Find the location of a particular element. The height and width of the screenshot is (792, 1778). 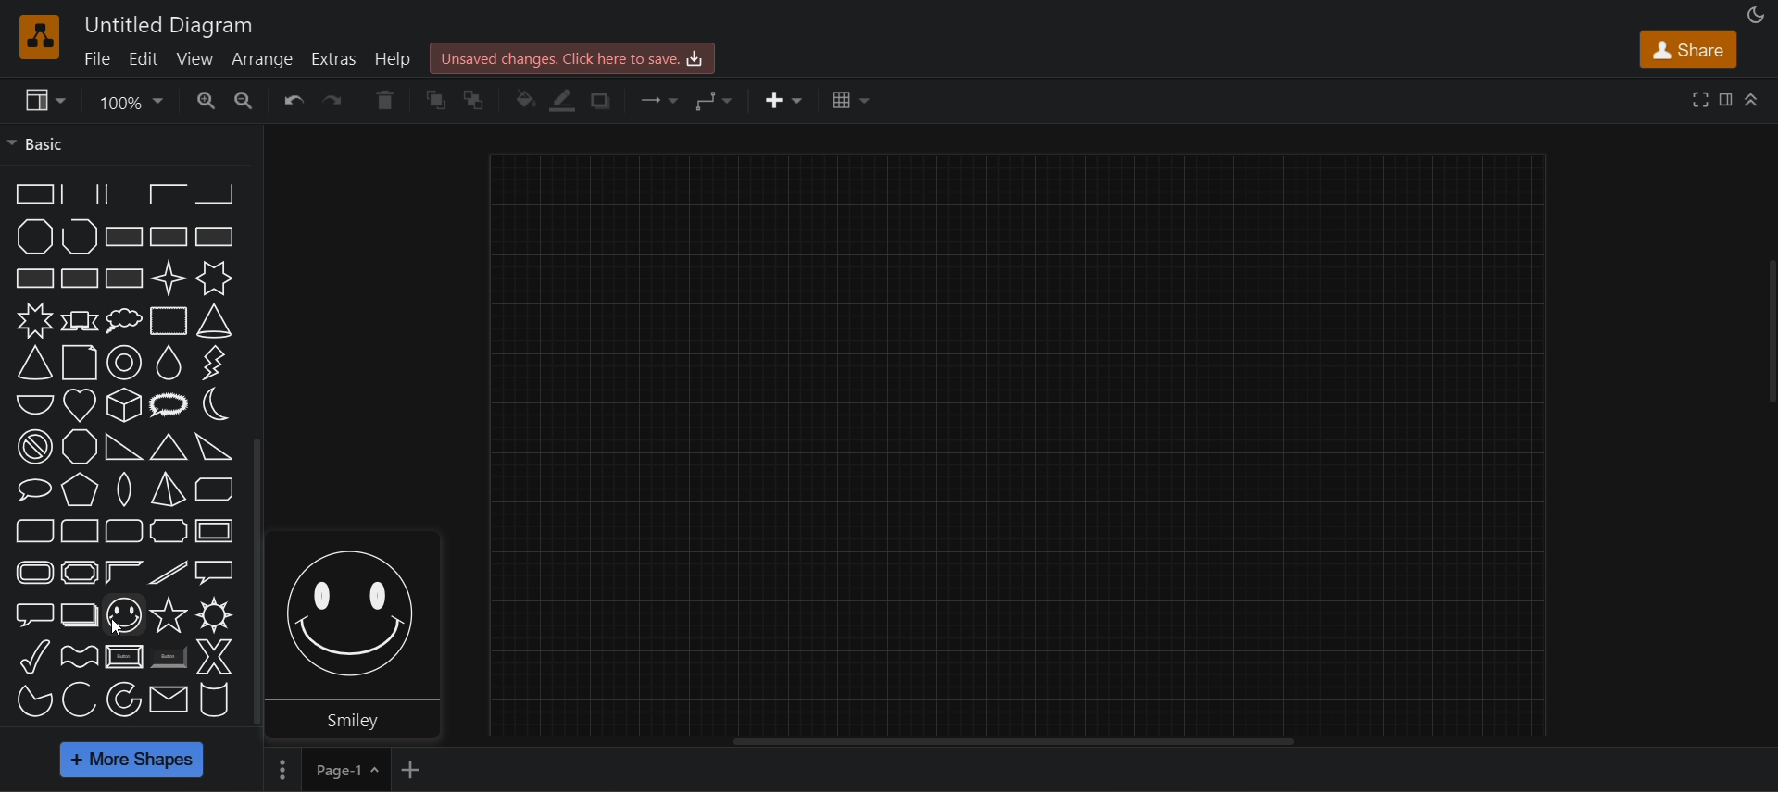

partial rectangle is located at coordinates (79, 193).